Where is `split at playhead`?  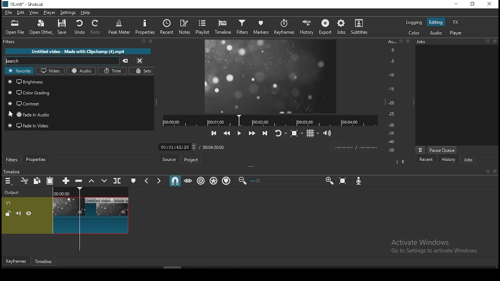
split at playhead is located at coordinates (118, 180).